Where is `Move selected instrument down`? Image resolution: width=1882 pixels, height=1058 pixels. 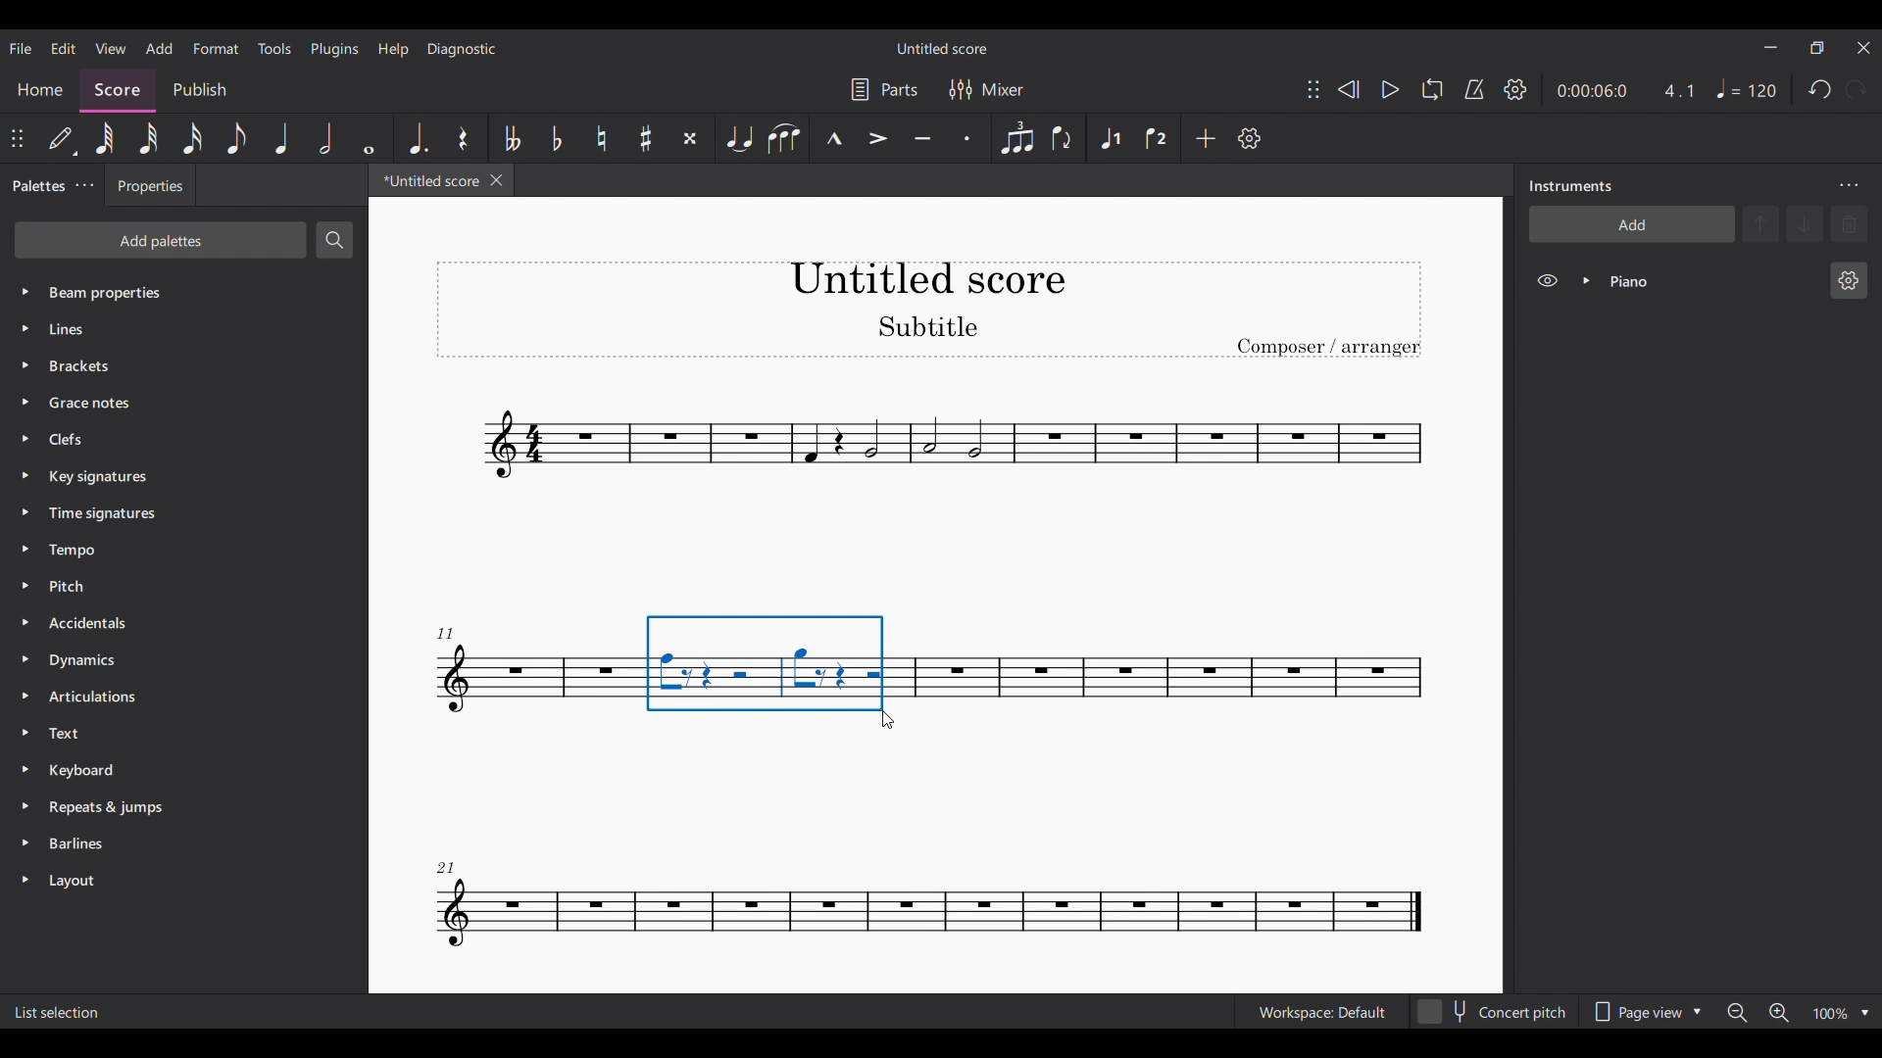
Move selected instrument down is located at coordinates (1805, 223).